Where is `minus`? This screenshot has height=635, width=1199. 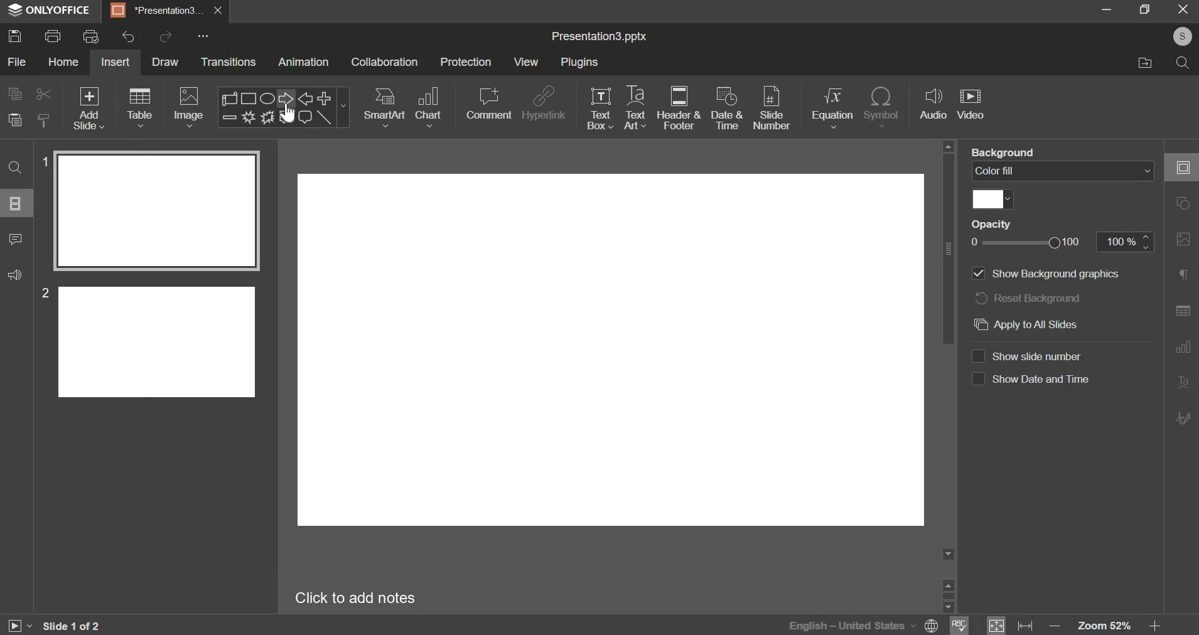
minus is located at coordinates (229, 117).